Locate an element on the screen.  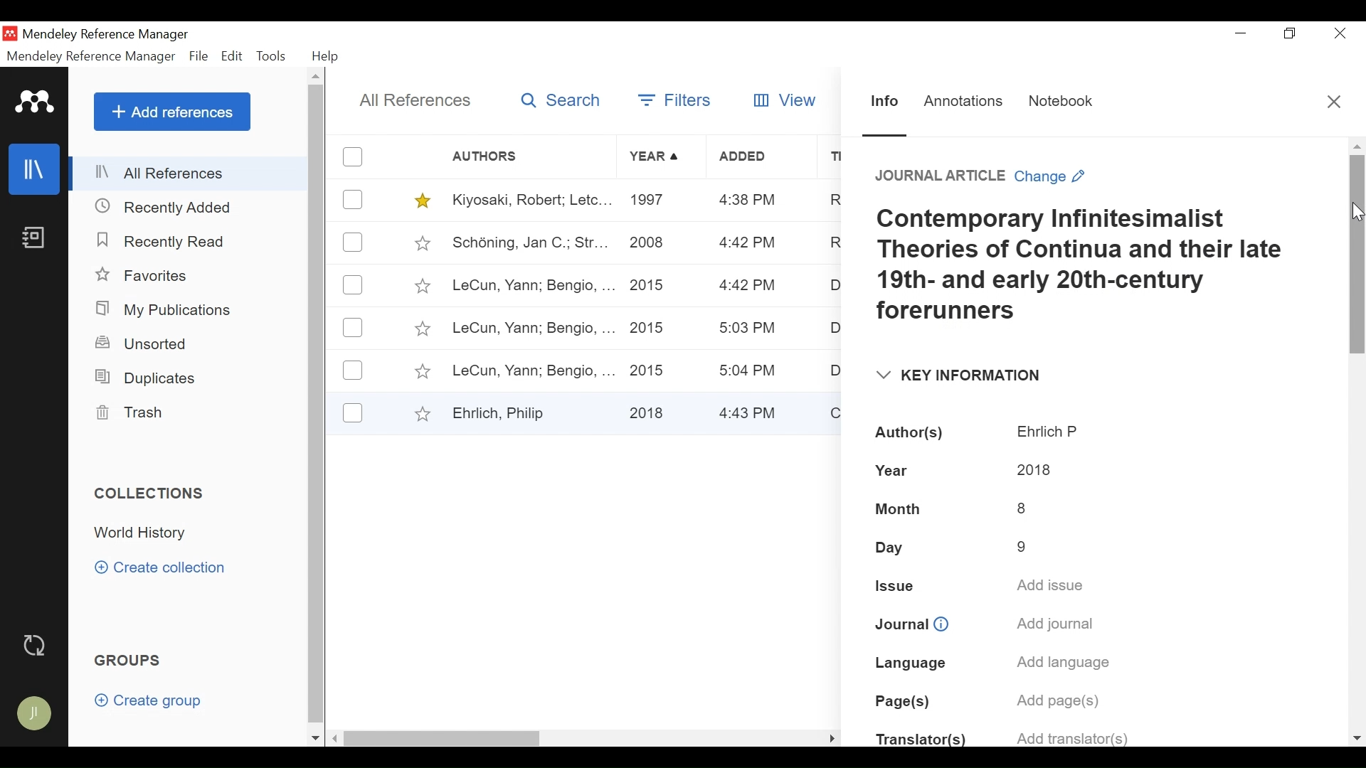
Recently Added is located at coordinates (171, 208).